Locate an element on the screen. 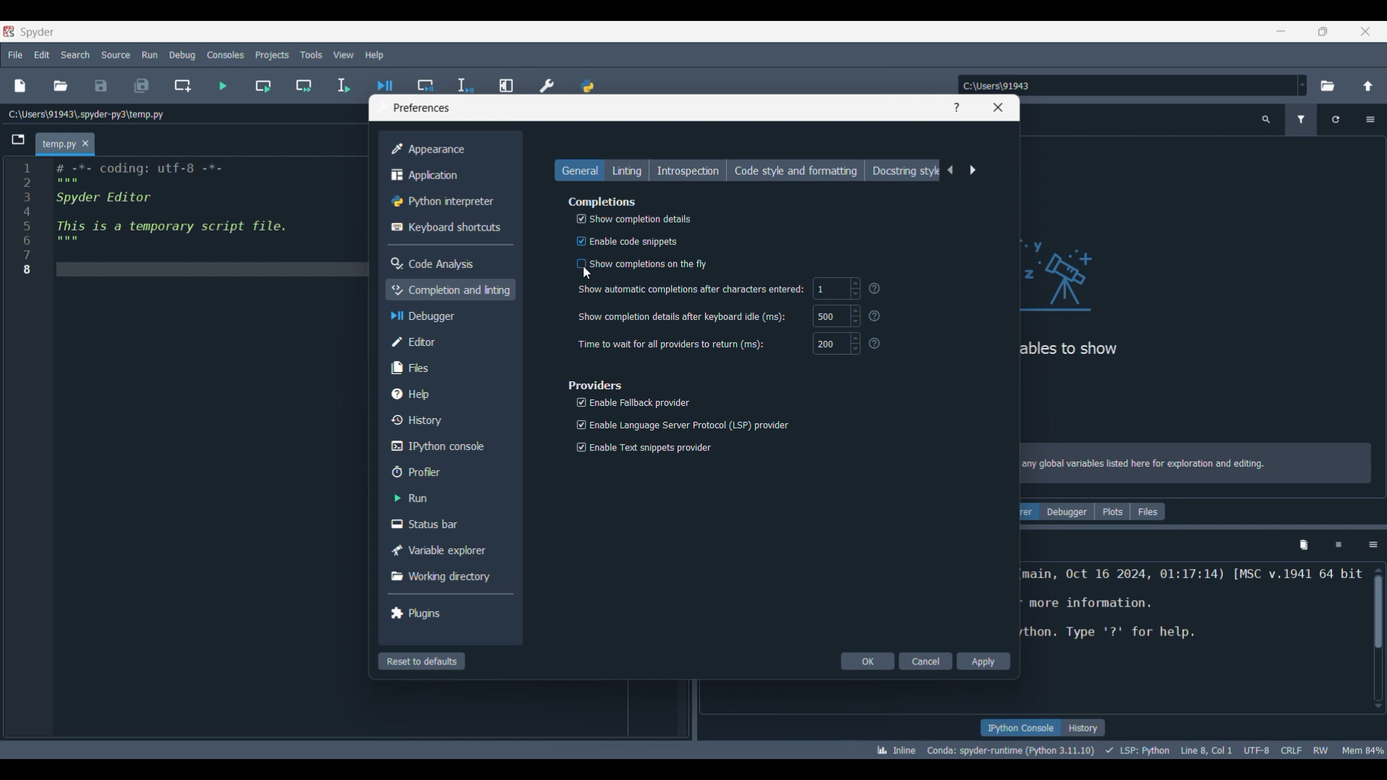 This screenshot has width=1387, height=780. Enter location is located at coordinates (1126, 85).